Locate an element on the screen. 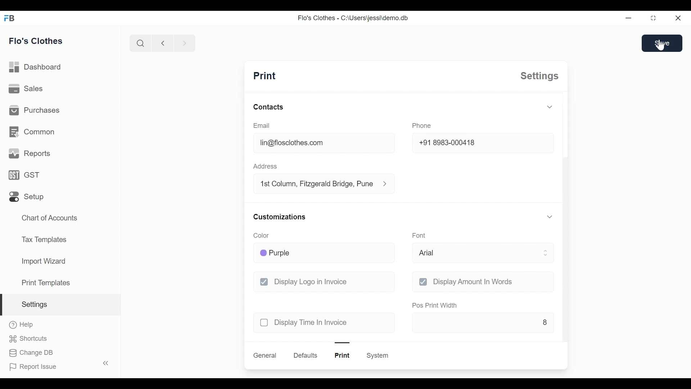 The width and height of the screenshot is (691, 389). contacts is located at coordinates (268, 107).